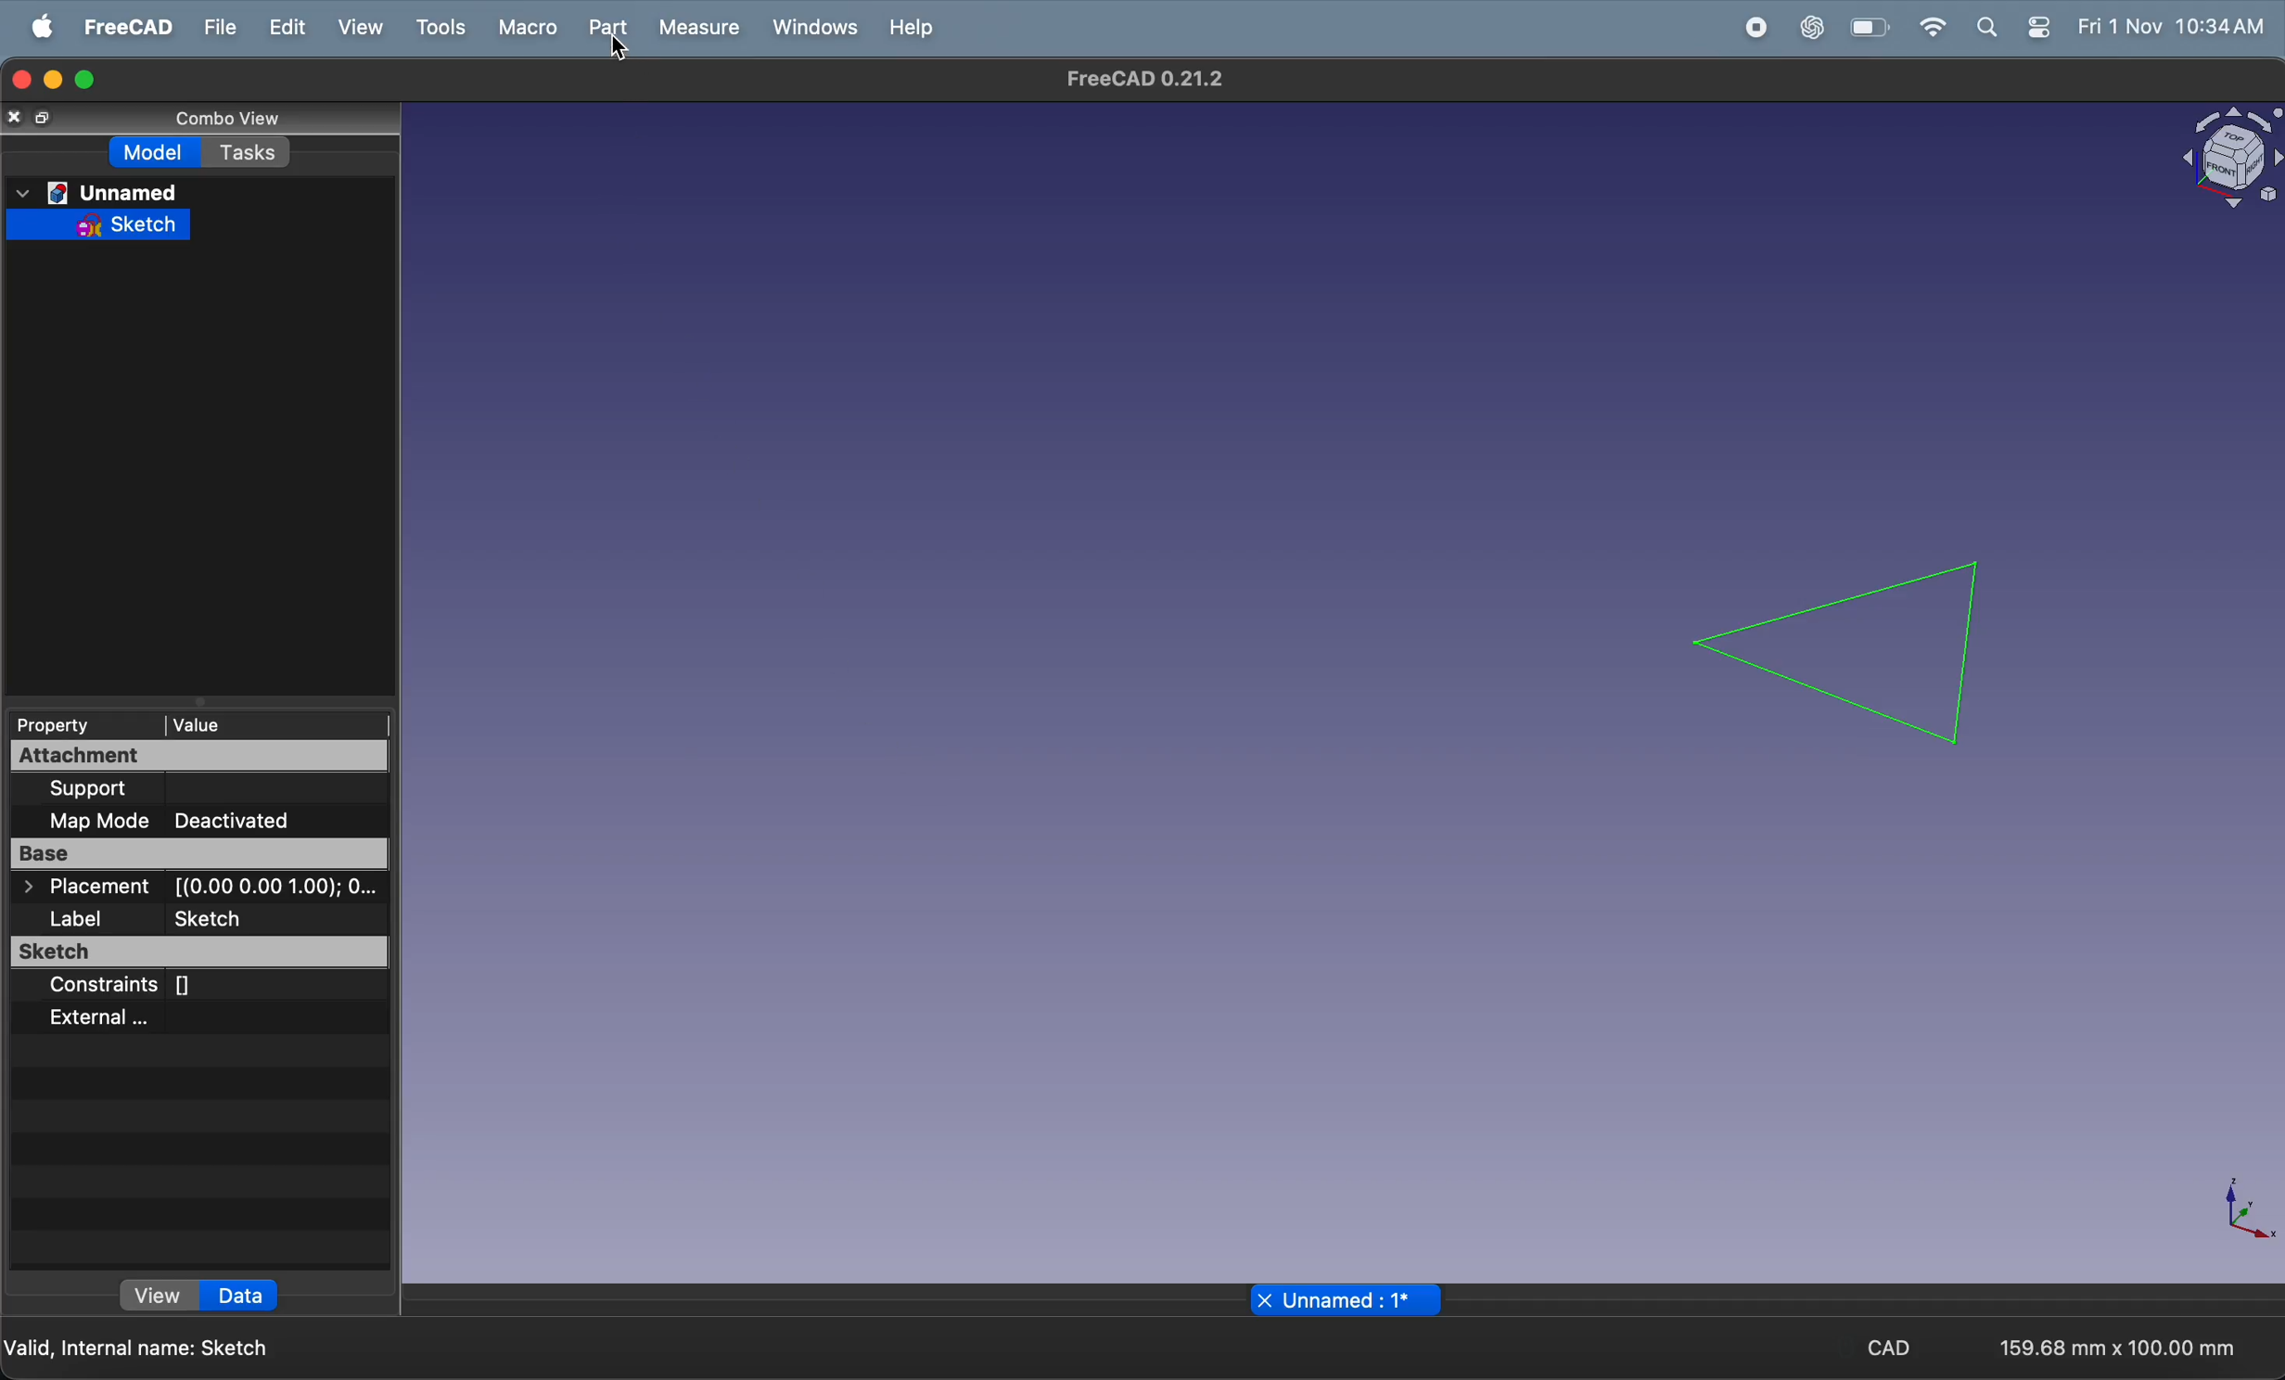 The height and width of the screenshot is (1380, 2285). Describe the element at coordinates (440, 25) in the screenshot. I see `tools` at that location.